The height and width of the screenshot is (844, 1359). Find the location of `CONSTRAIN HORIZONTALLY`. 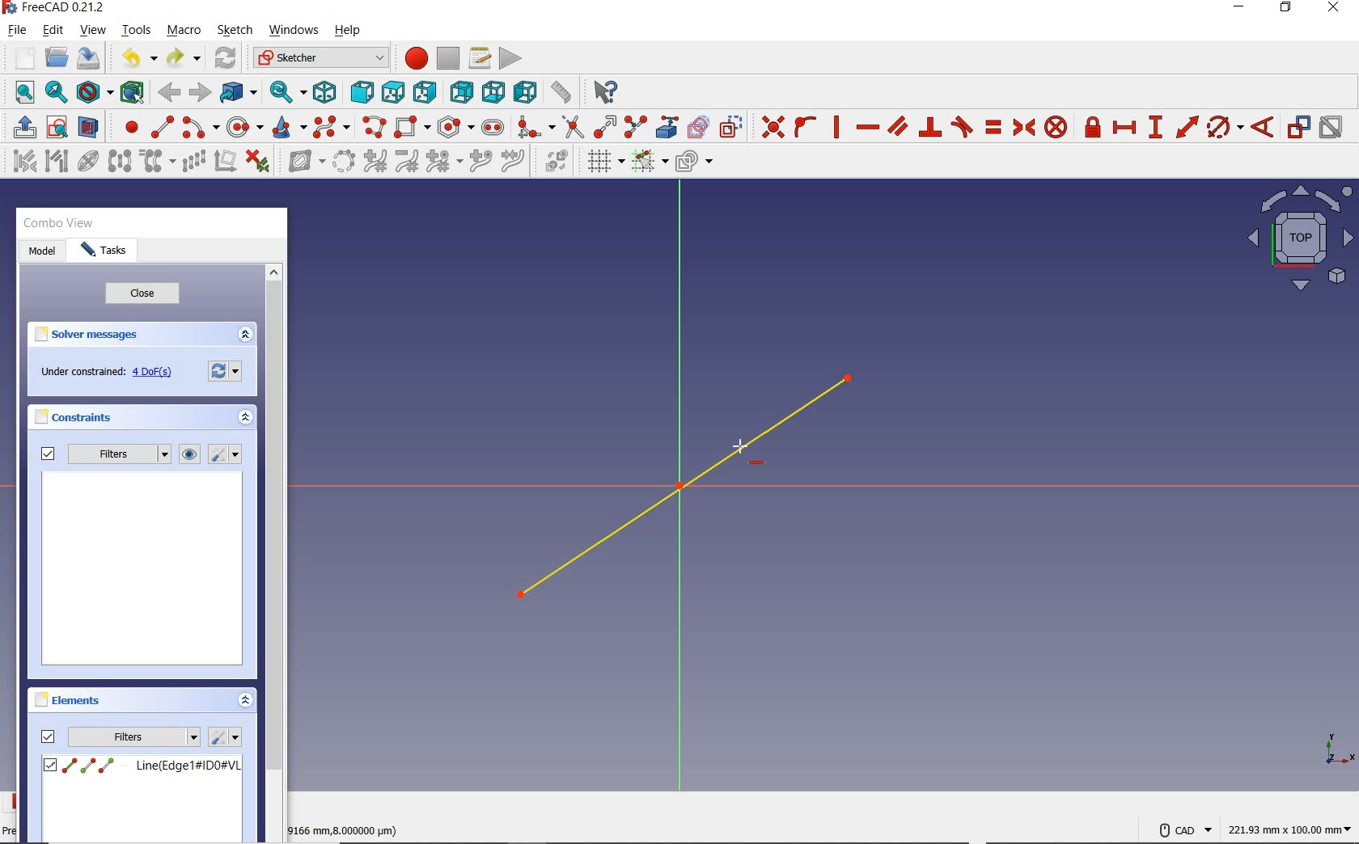

CONSTRAIN HORIZONTALLY is located at coordinates (867, 128).